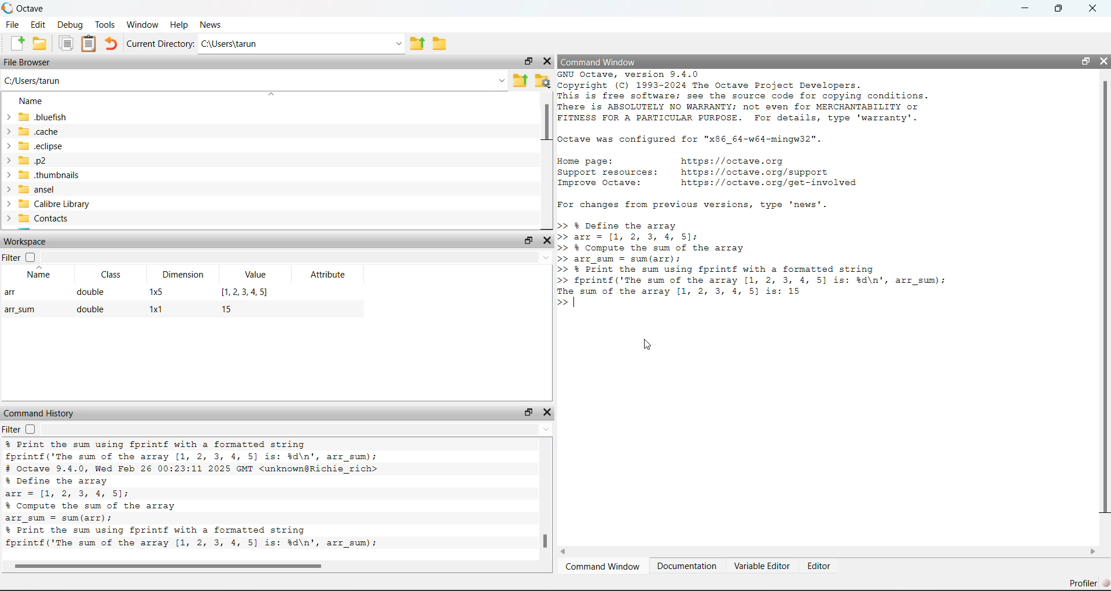 The width and height of the screenshot is (1111, 591). I want to click on Maximize, so click(1064, 8).